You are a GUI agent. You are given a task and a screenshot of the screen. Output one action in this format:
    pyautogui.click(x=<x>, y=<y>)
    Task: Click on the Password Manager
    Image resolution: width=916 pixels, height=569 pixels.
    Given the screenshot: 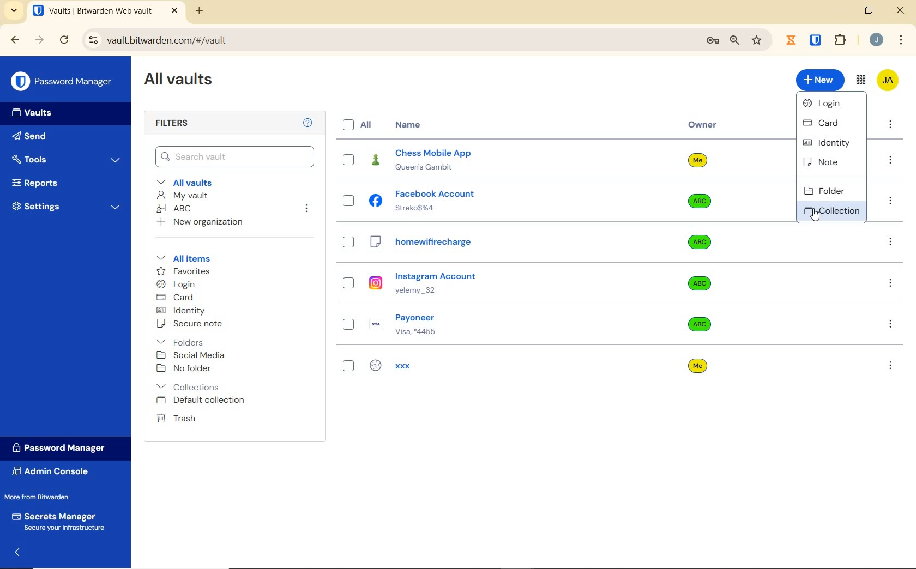 What is the action you would take?
    pyautogui.click(x=65, y=448)
    